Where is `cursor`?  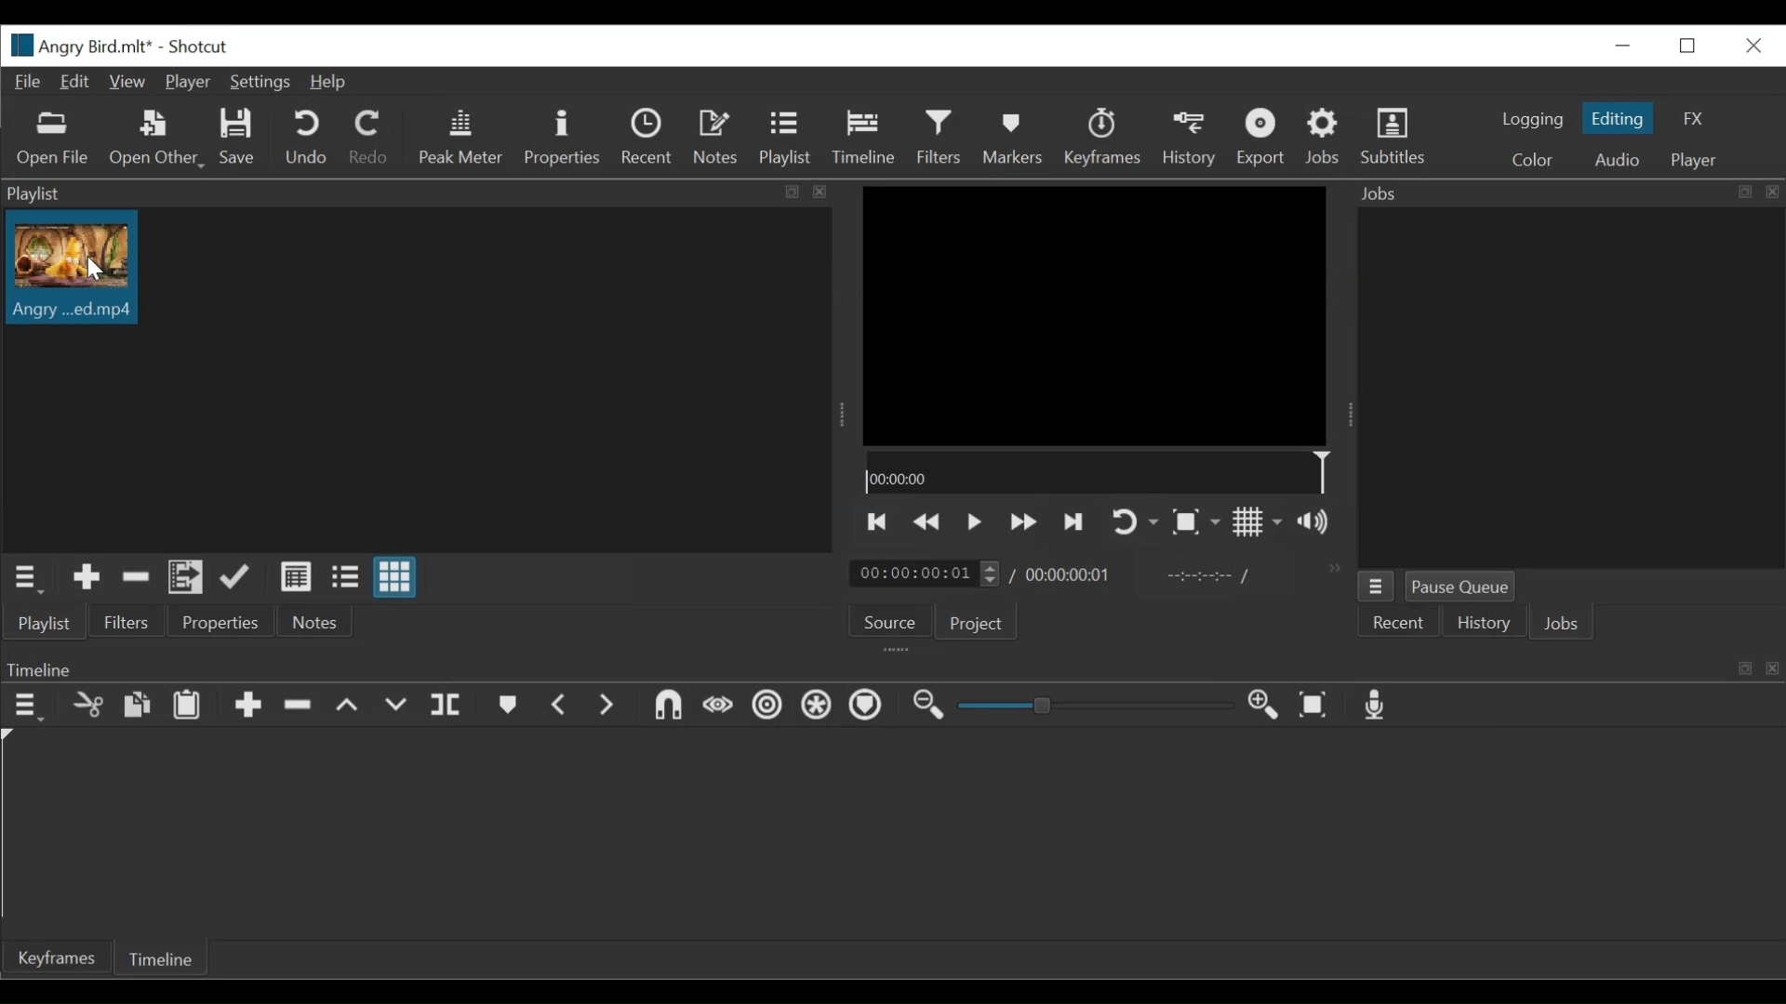 cursor is located at coordinates (88, 276).